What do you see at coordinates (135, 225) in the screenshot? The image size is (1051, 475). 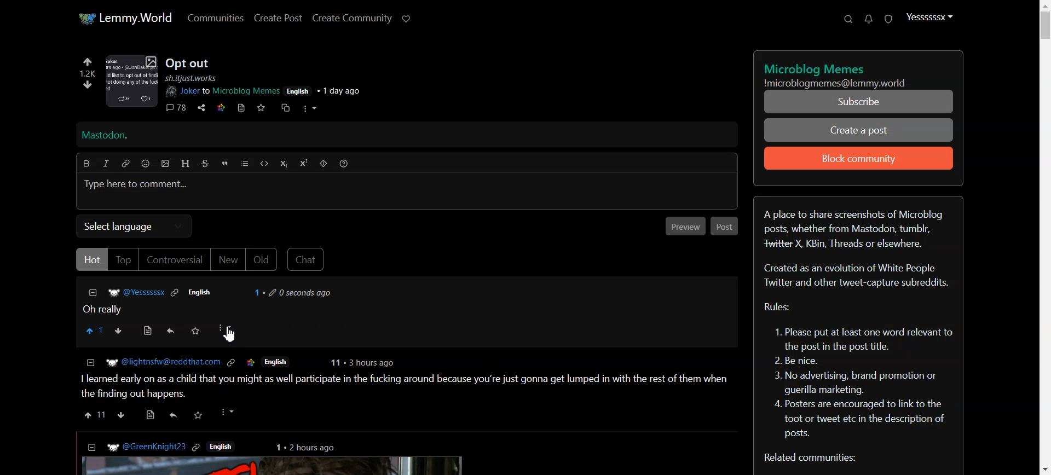 I see `Select language` at bounding box center [135, 225].